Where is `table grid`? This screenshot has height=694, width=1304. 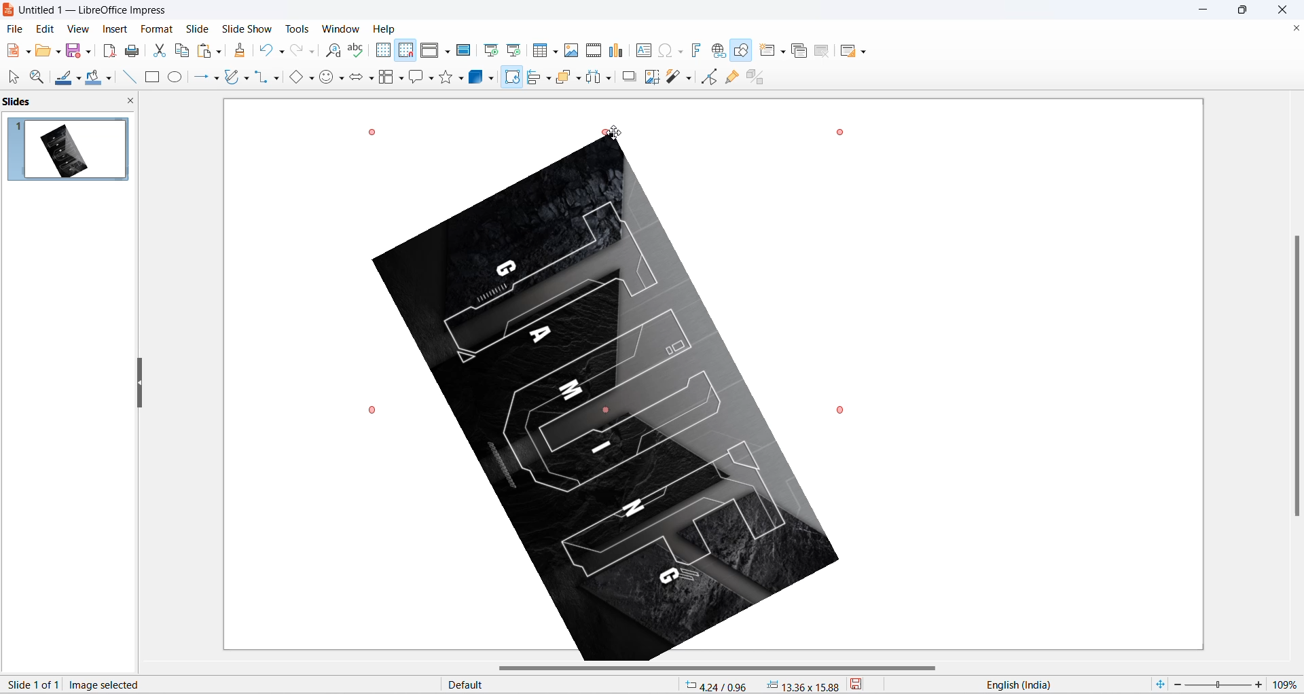
table grid is located at coordinates (556, 52).